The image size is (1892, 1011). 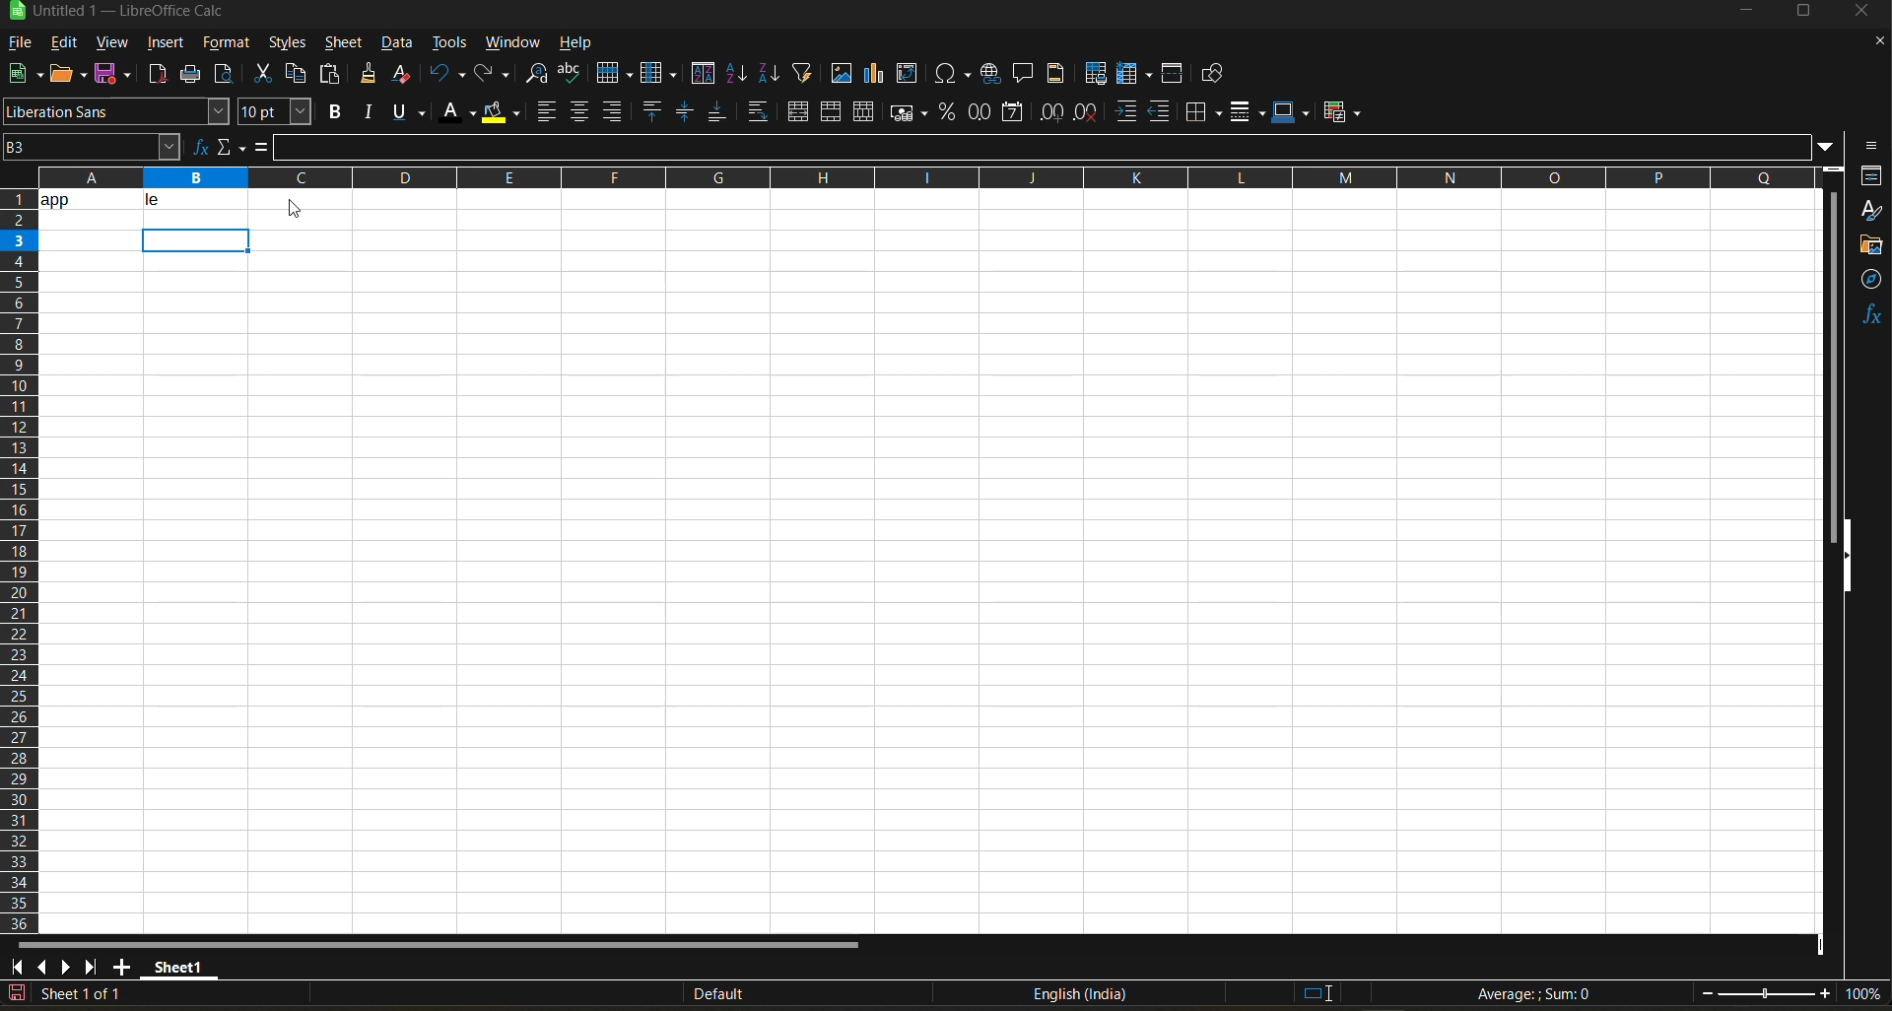 I want to click on click to save, so click(x=17, y=994).